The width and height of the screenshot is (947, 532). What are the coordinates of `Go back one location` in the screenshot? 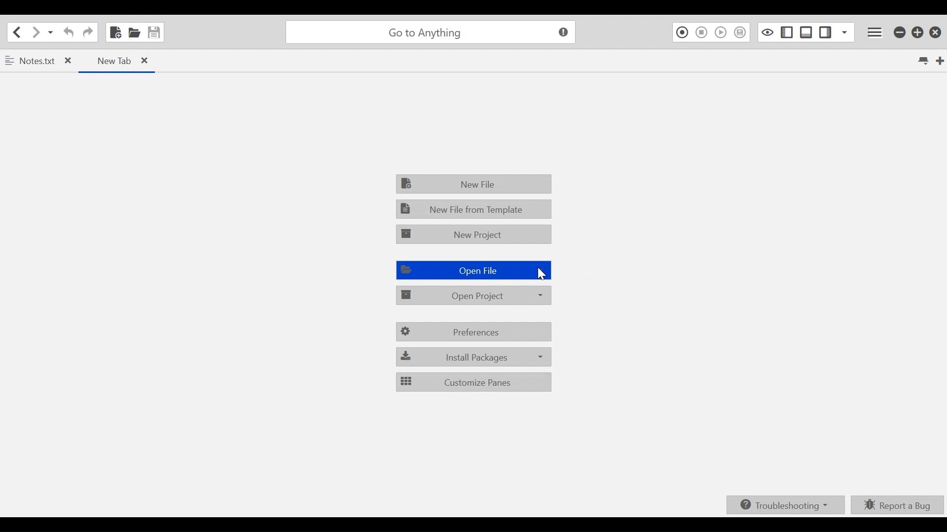 It's located at (18, 32).